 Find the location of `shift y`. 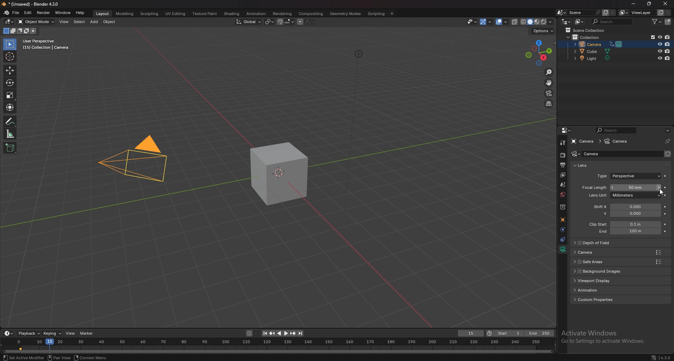

shift y is located at coordinates (625, 214).